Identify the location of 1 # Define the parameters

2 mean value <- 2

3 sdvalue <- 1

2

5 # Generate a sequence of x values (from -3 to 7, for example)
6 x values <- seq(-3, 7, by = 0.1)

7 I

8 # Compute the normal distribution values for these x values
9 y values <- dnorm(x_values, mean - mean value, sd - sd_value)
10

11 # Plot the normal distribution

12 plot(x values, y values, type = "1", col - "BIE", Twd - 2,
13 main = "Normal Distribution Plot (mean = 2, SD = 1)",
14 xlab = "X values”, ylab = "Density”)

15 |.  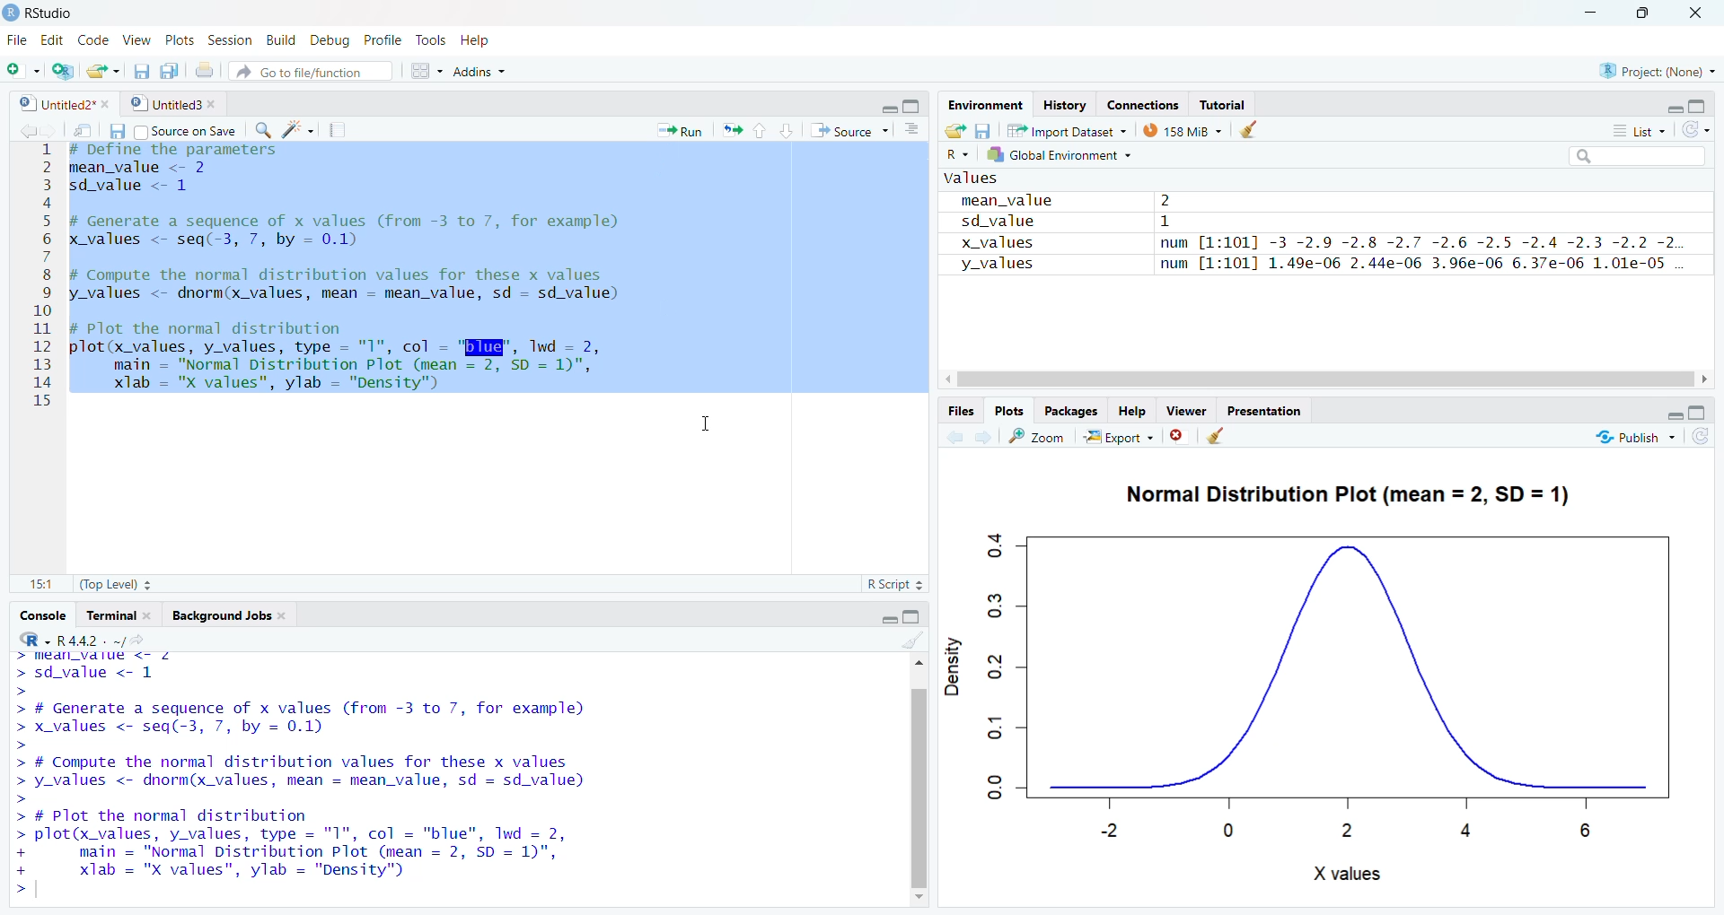
(435, 279).